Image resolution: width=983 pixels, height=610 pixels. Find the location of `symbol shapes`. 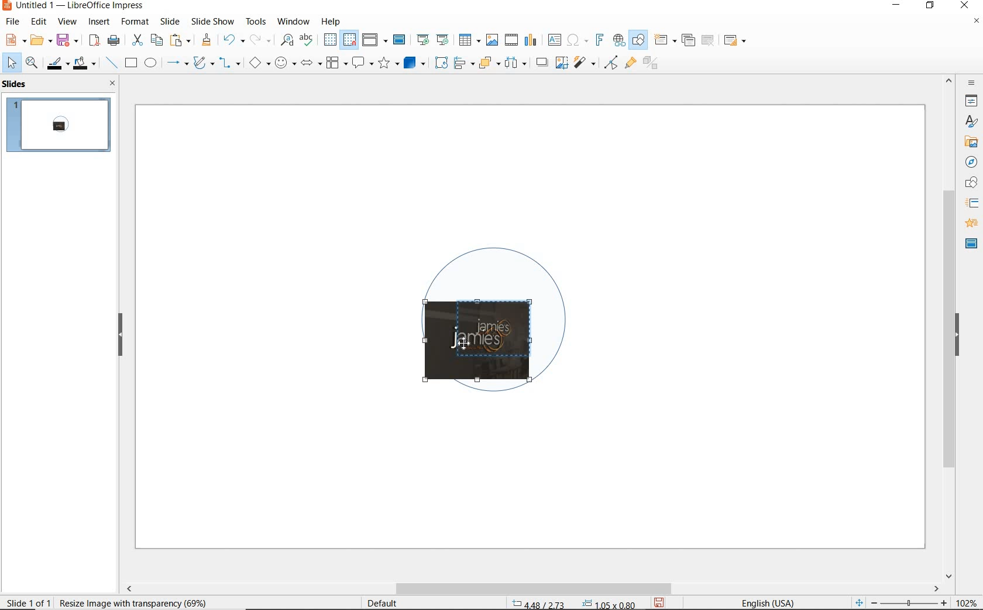

symbol shapes is located at coordinates (285, 63).